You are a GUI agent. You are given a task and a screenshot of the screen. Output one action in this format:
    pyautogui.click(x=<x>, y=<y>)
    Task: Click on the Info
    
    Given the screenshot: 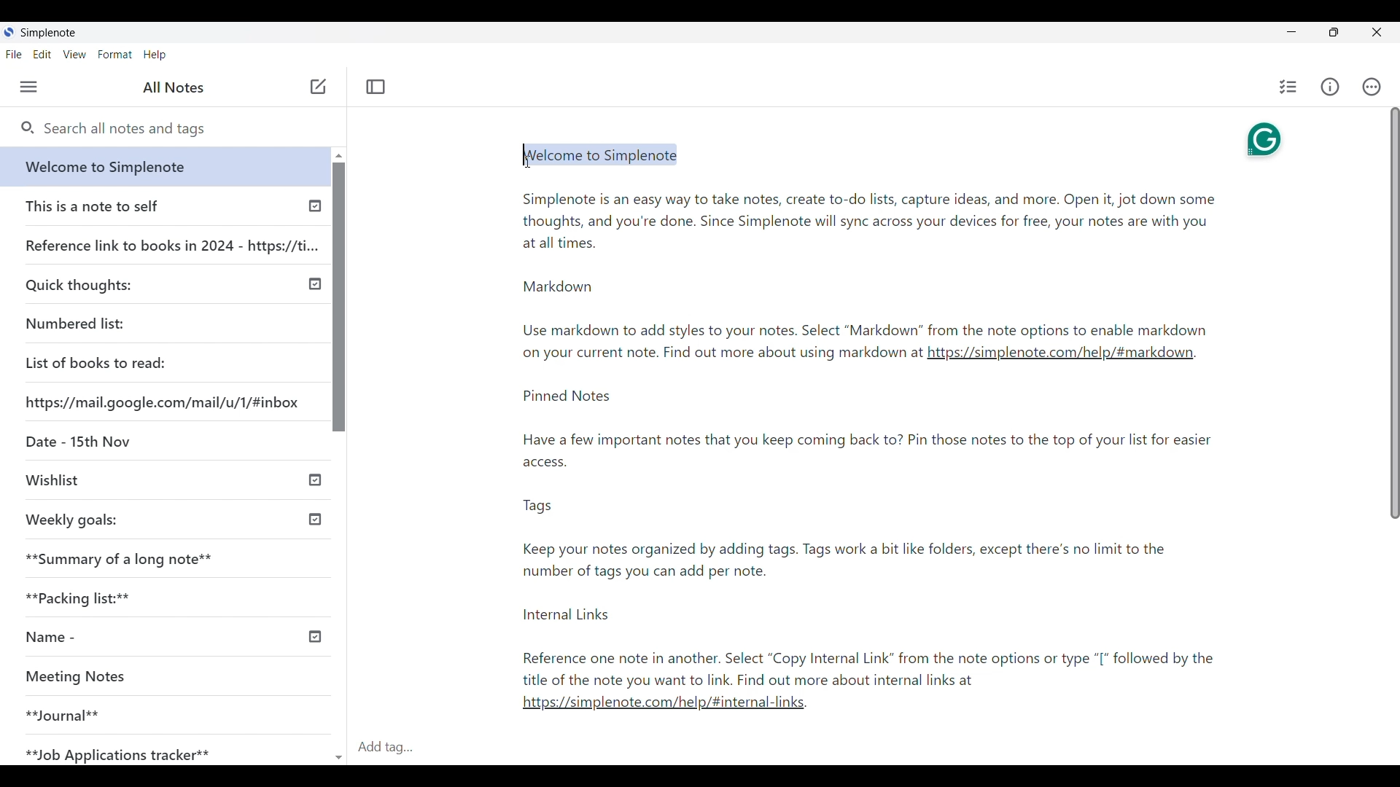 What is the action you would take?
    pyautogui.click(x=1330, y=87)
    